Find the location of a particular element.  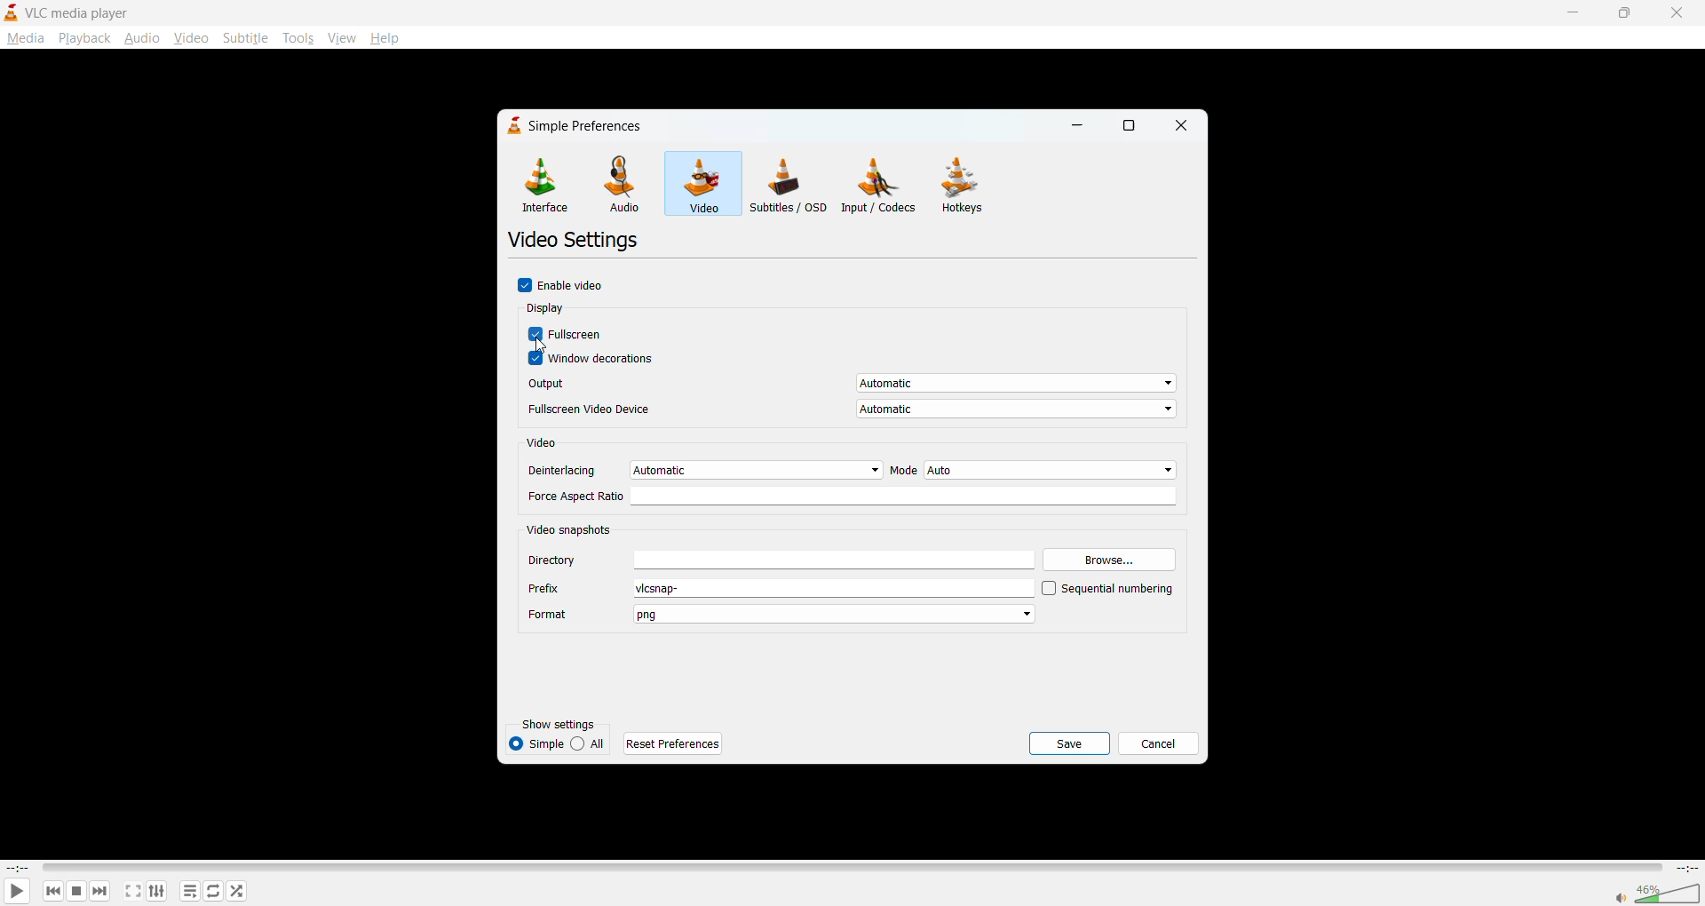

view is located at coordinates (341, 35).